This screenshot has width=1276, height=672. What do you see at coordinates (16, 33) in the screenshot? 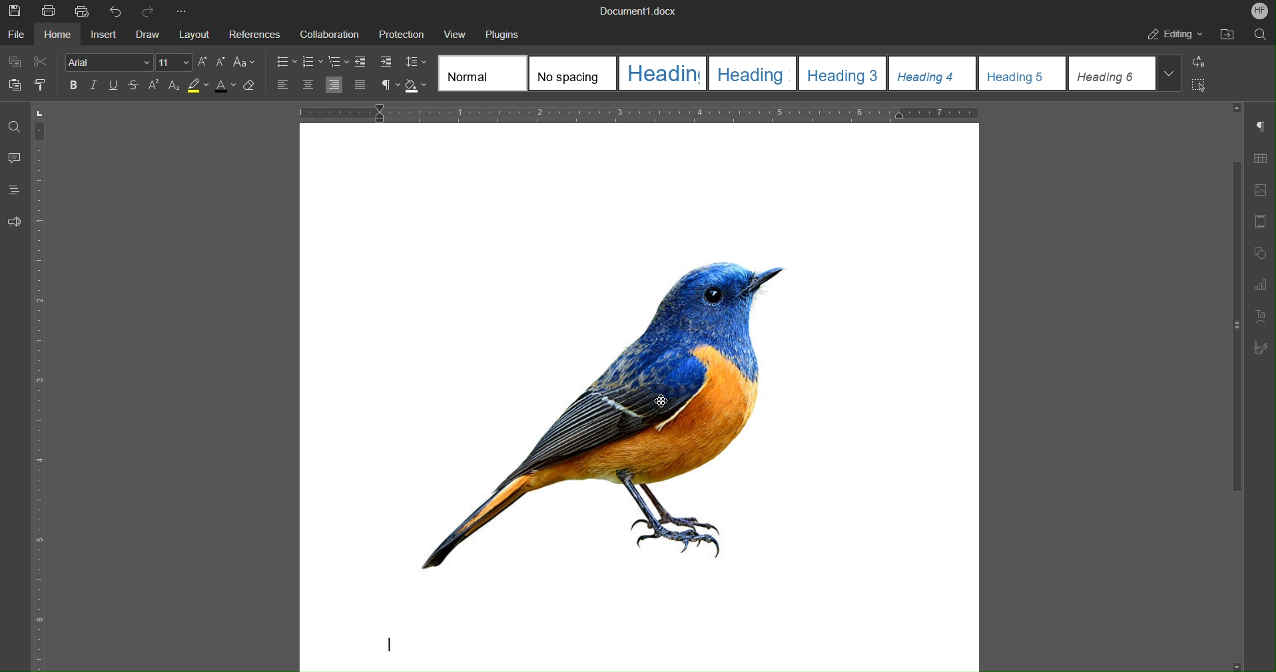
I see `File` at bounding box center [16, 33].